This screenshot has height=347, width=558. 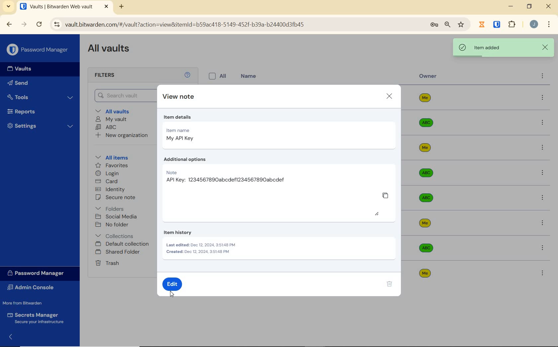 What do you see at coordinates (38, 112) in the screenshot?
I see `Reports` at bounding box center [38, 112].